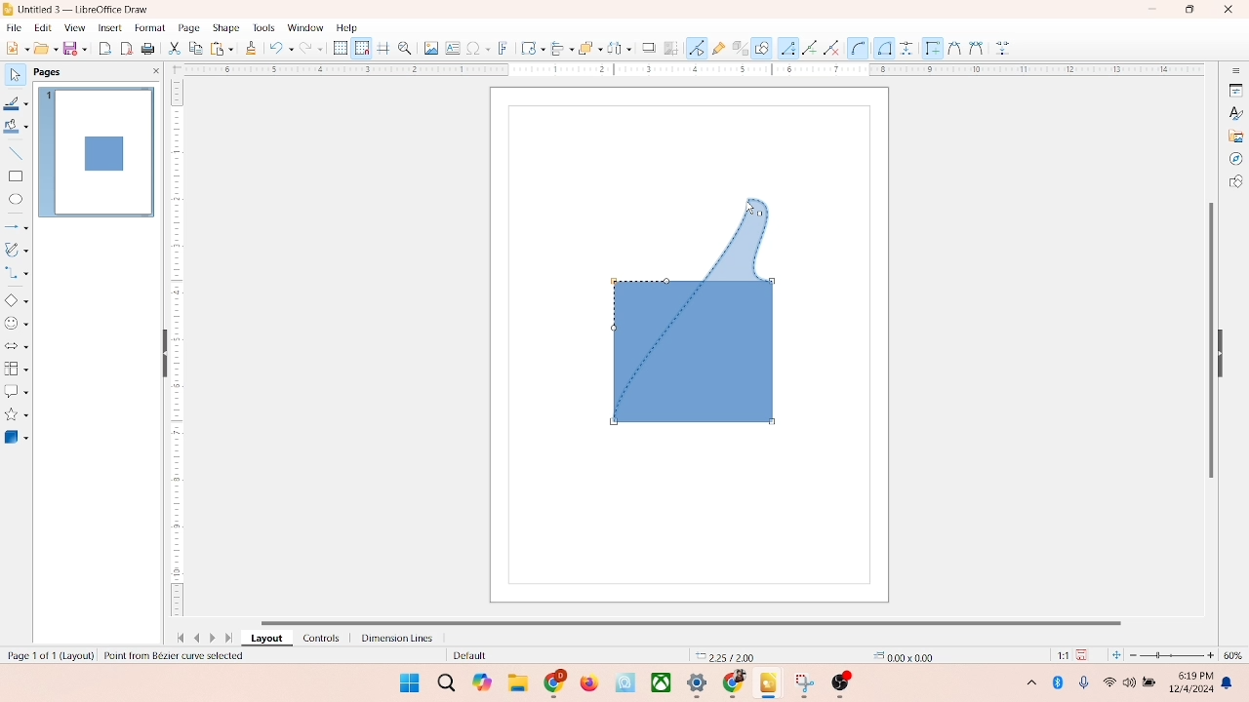  What do you see at coordinates (1132, 682) in the screenshot?
I see `speaker` at bounding box center [1132, 682].